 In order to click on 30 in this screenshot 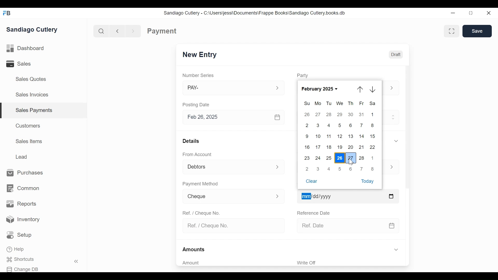, I will do `click(351, 114)`.